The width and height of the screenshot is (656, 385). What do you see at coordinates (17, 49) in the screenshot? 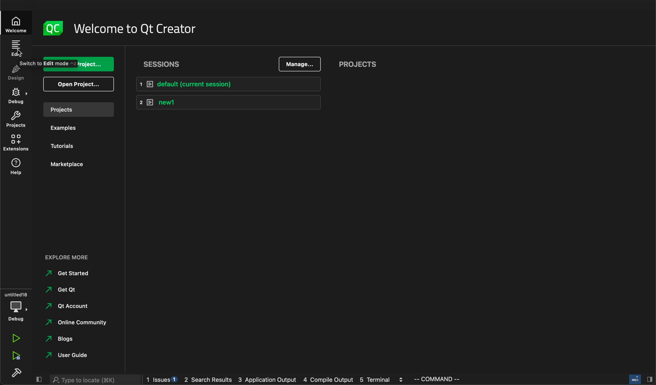
I see `edit` at bounding box center [17, 49].